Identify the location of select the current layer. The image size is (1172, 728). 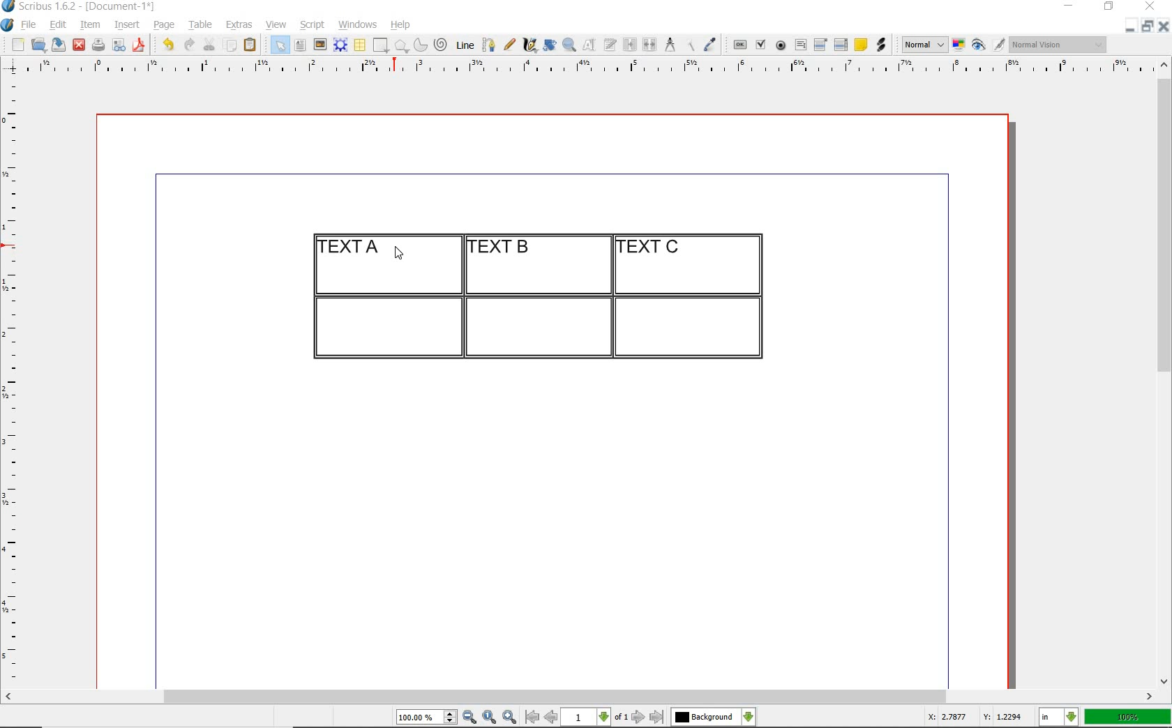
(714, 718).